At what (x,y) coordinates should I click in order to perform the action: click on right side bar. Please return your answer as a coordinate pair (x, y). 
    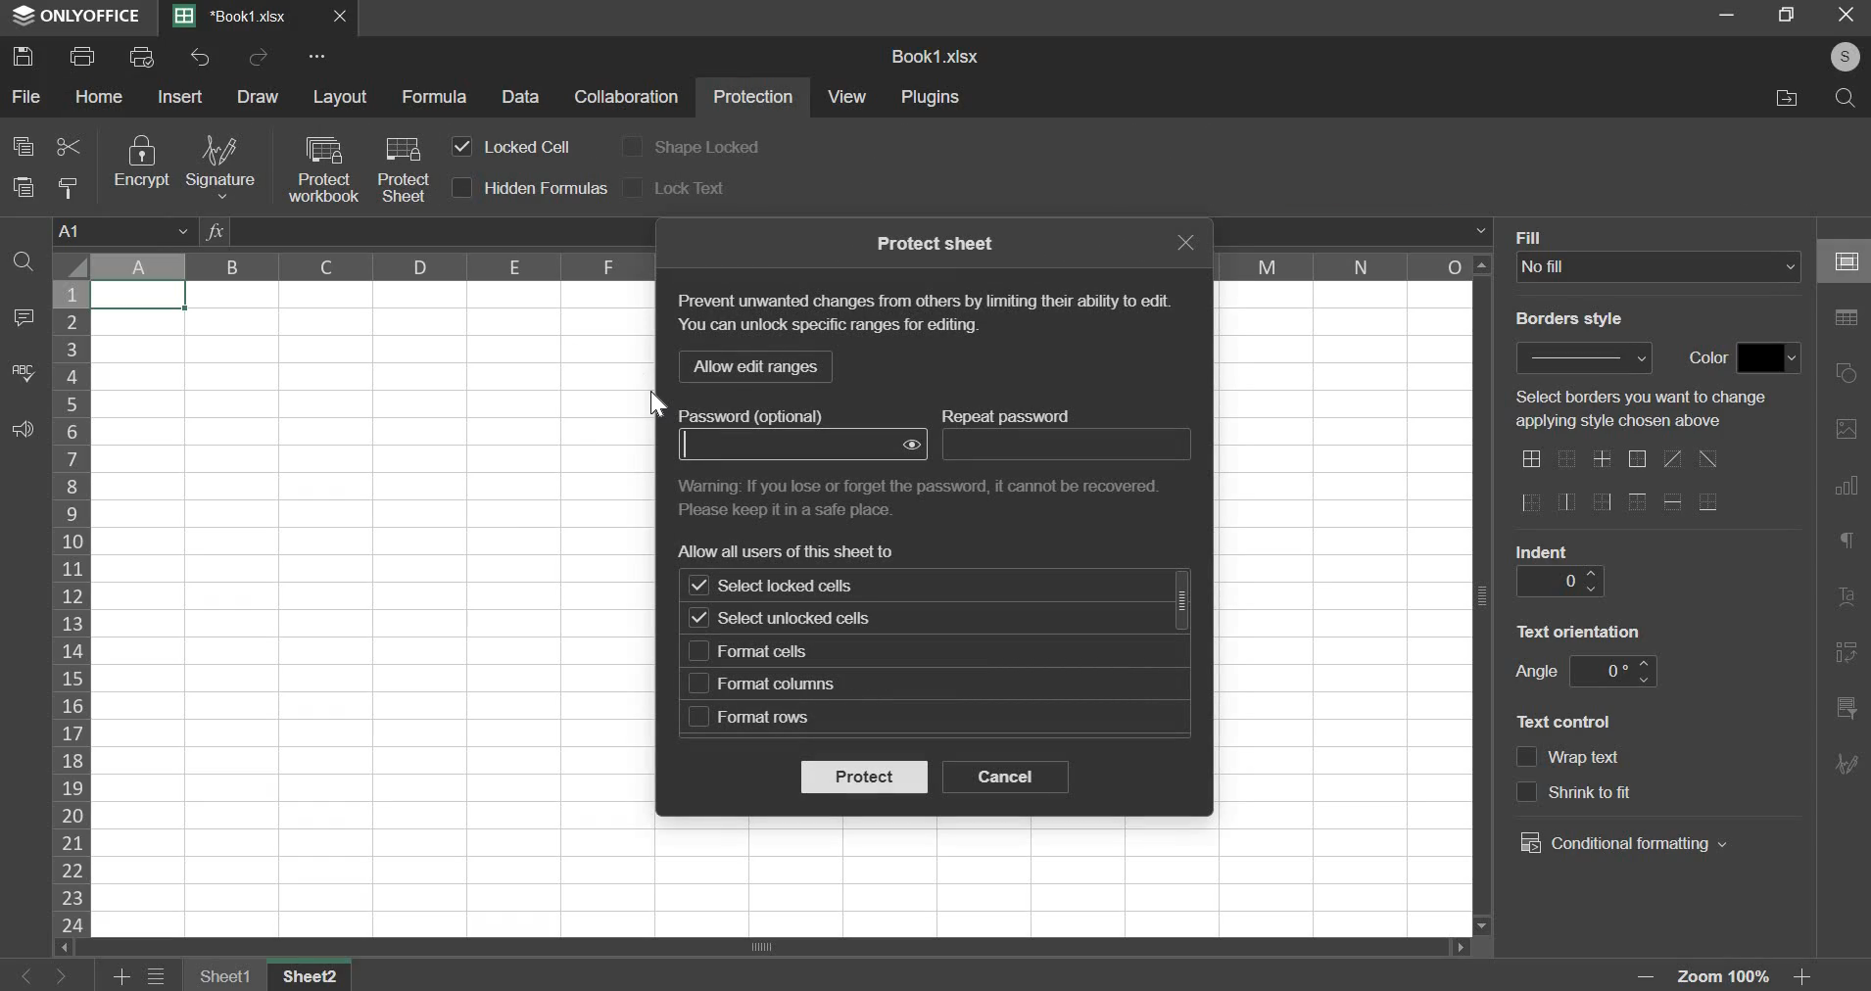
    Looking at the image, I should click on (1847, 373).